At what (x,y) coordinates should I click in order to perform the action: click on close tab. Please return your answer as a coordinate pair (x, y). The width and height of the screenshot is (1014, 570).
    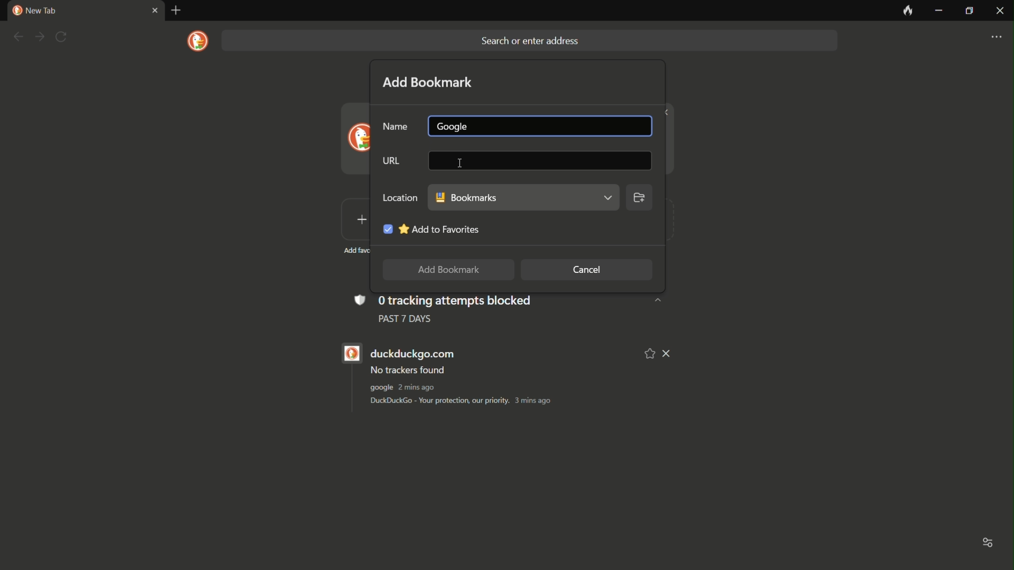
    Looking at the image, I should click on (154, 11).